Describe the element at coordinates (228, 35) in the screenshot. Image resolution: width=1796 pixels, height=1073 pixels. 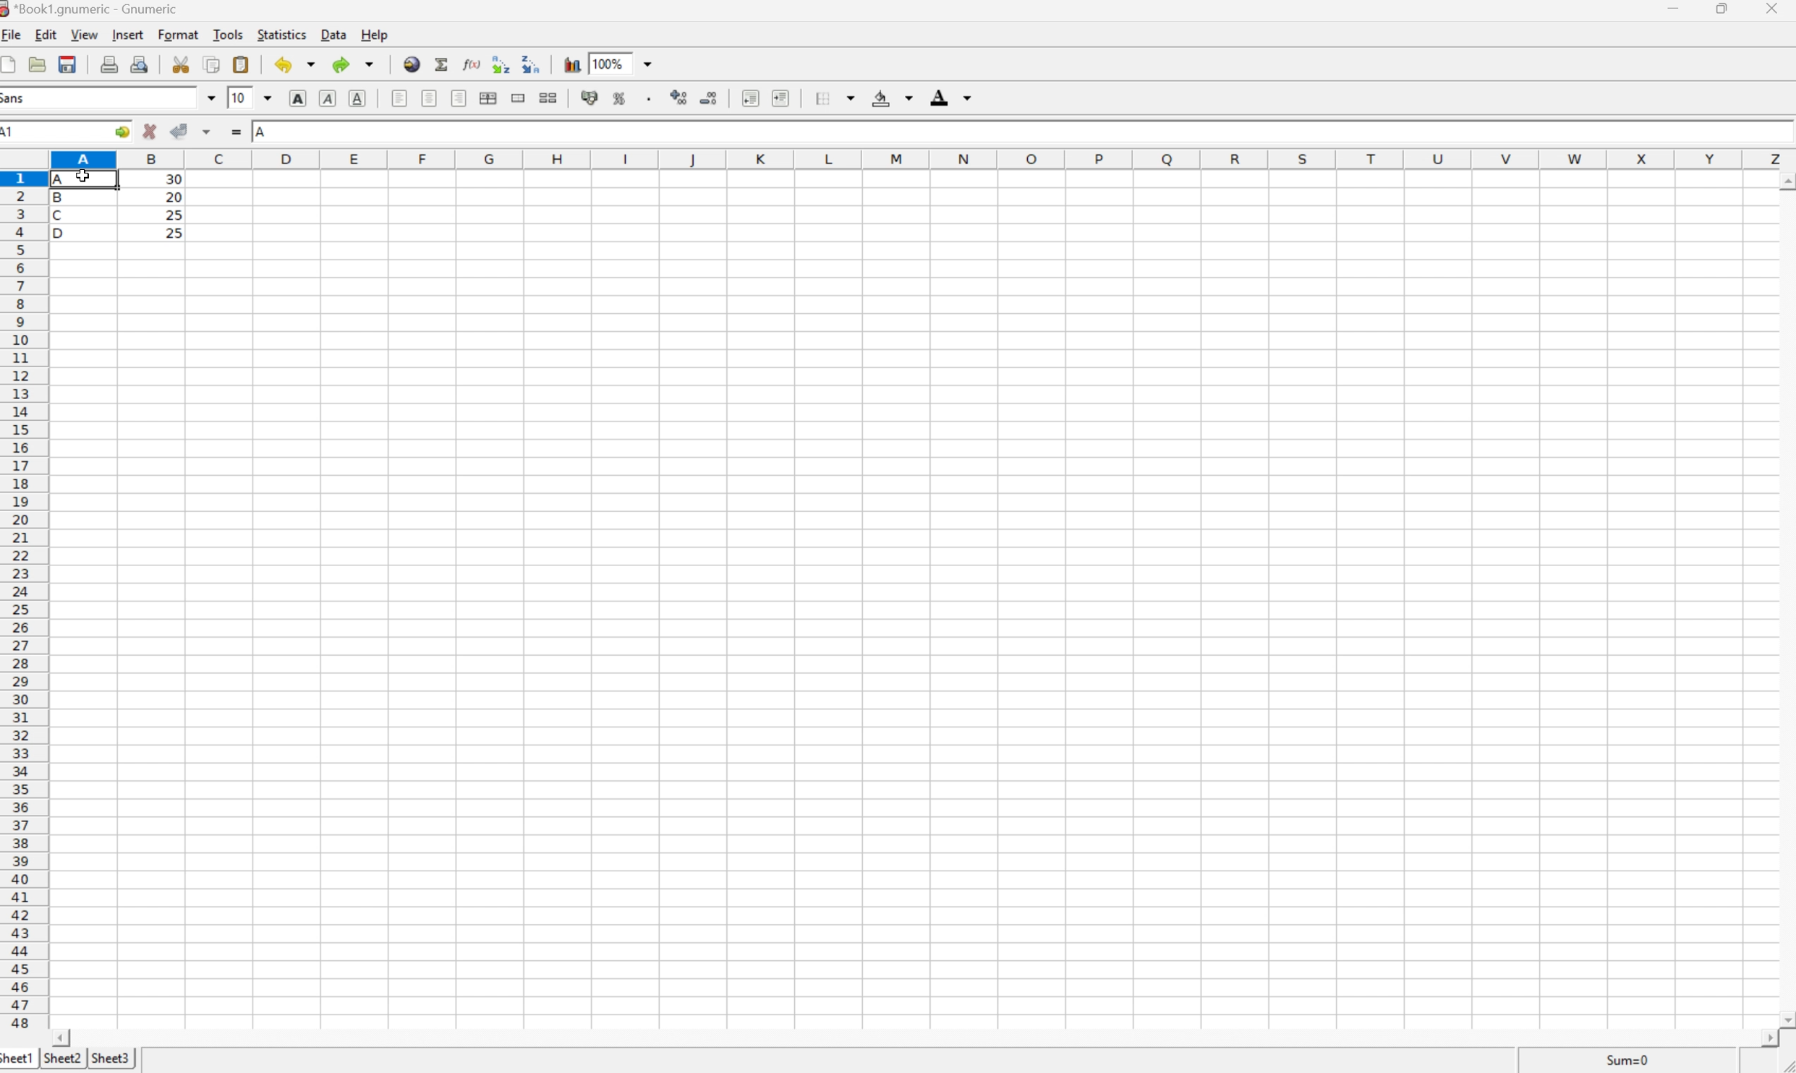
I see `Tools` at that location.